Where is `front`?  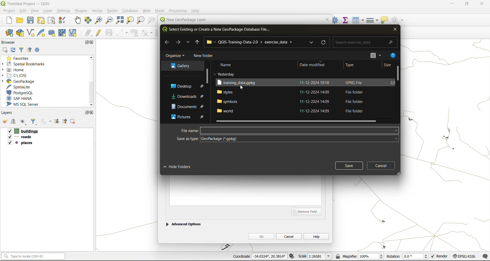
front is located at coordinates (178, 42).